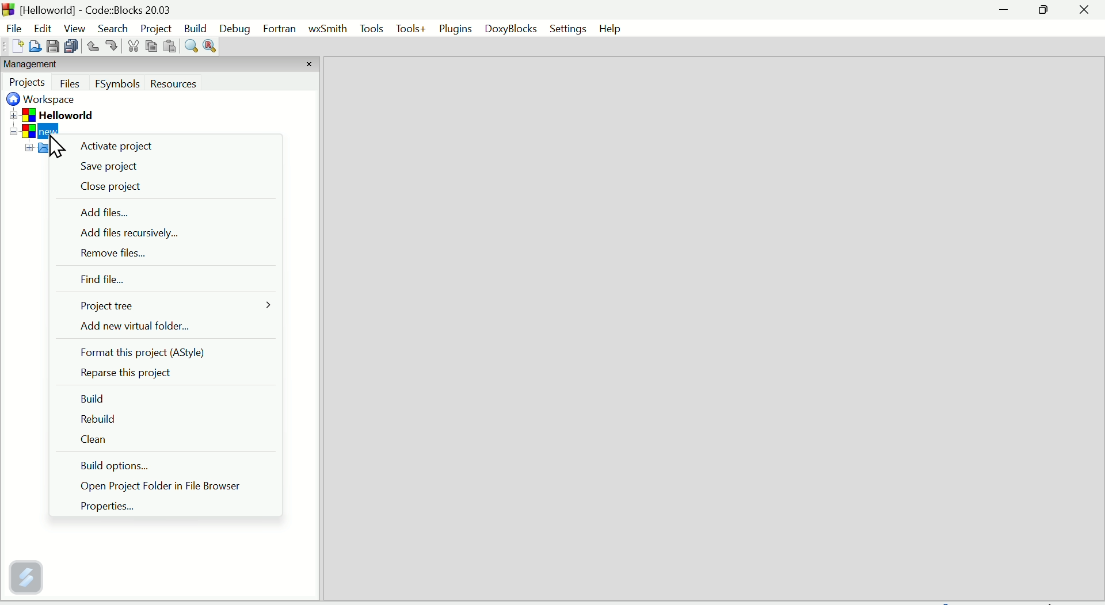 This screenshot has width=1105, height=605. I want to click on F symbols, so click(118, 86).